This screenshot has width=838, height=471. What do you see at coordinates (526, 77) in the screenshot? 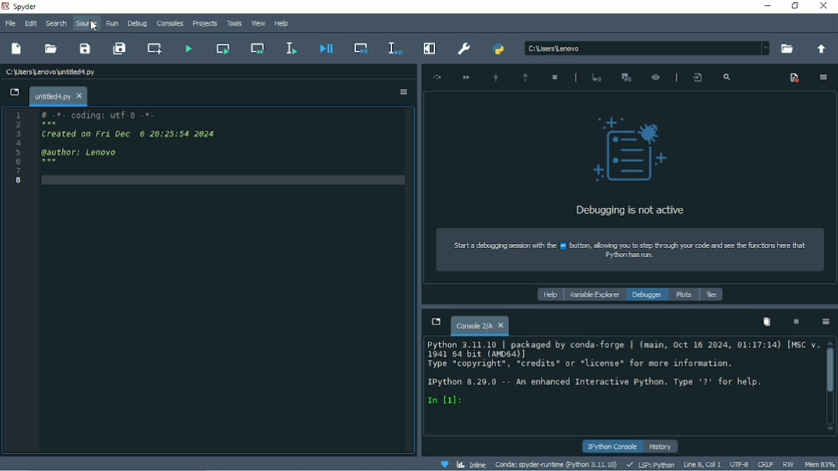
I see `Execute until function or method returns ` at bounding box center [526, 77].